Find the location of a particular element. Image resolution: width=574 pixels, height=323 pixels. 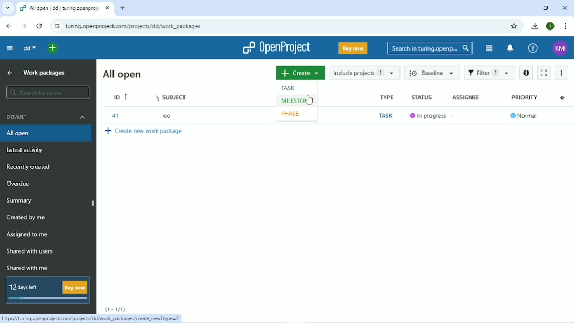

12 days left is located at coordinates (48, 291).